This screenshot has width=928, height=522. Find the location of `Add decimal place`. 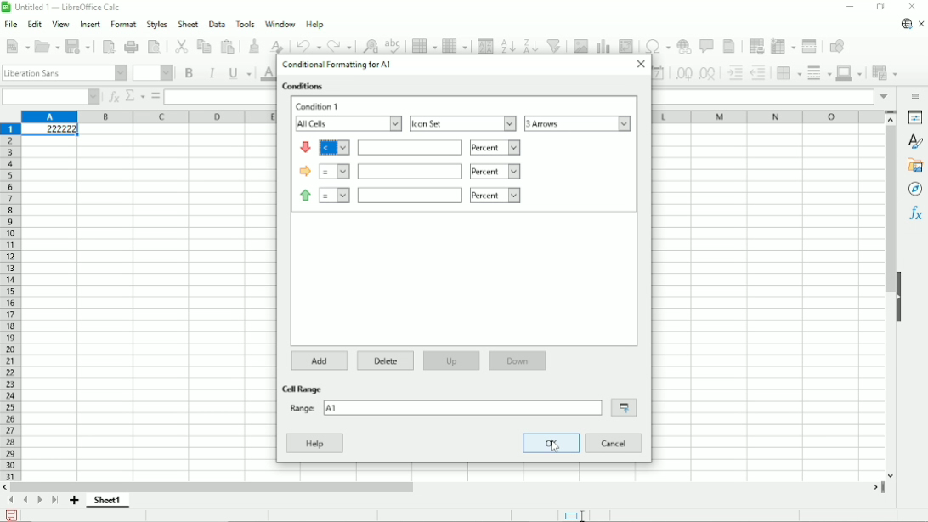

Add decimal place is located at coordinates (682, 74).